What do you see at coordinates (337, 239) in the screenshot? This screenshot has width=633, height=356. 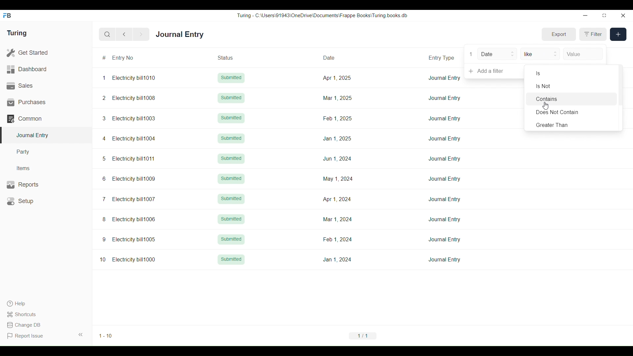 I see `Feb 1,2024` at bounding box center [337, 239].